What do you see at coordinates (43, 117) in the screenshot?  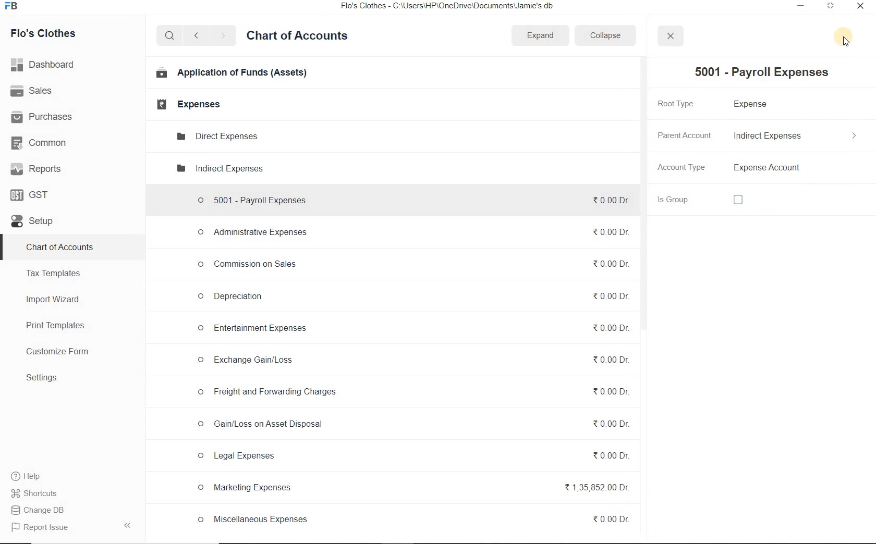 I see `Purchases` at bounding box center [43, 117].